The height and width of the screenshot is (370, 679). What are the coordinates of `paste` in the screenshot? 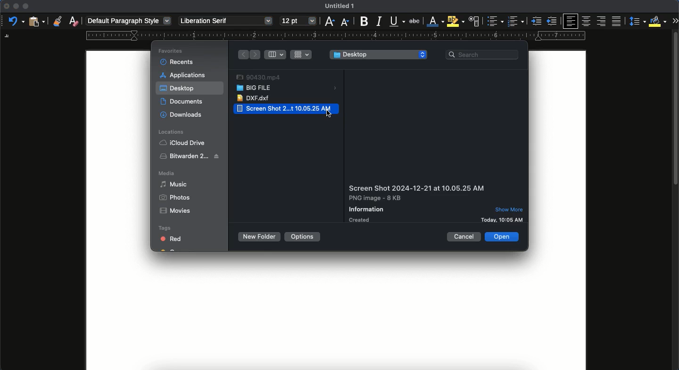 It's located at (36, 22).